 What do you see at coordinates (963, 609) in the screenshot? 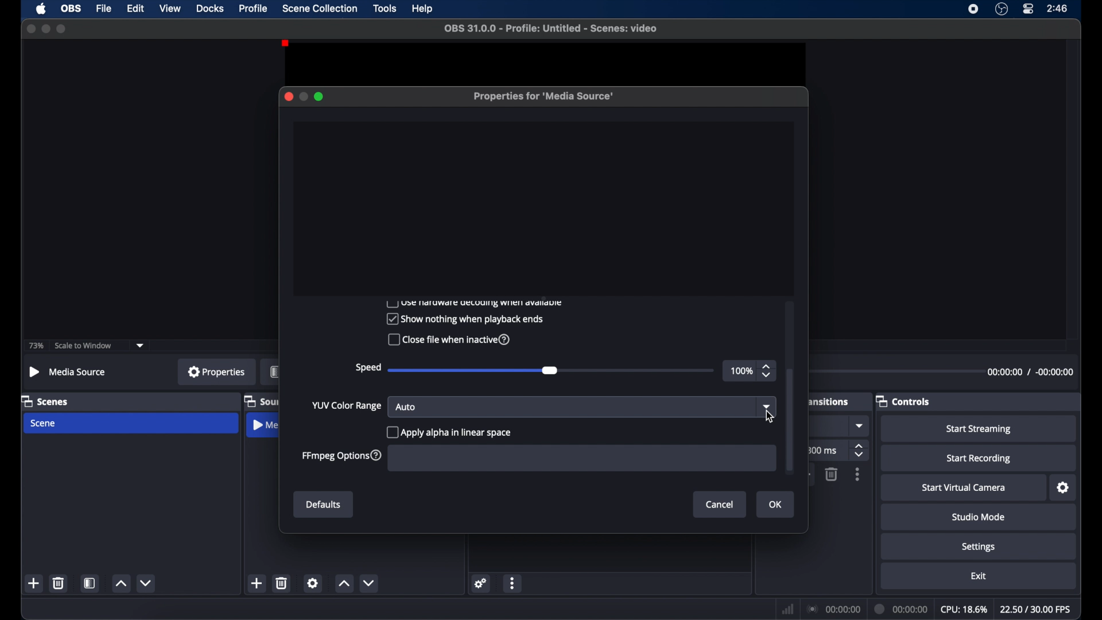
I see `cpu` at bounding box center [963, 609].